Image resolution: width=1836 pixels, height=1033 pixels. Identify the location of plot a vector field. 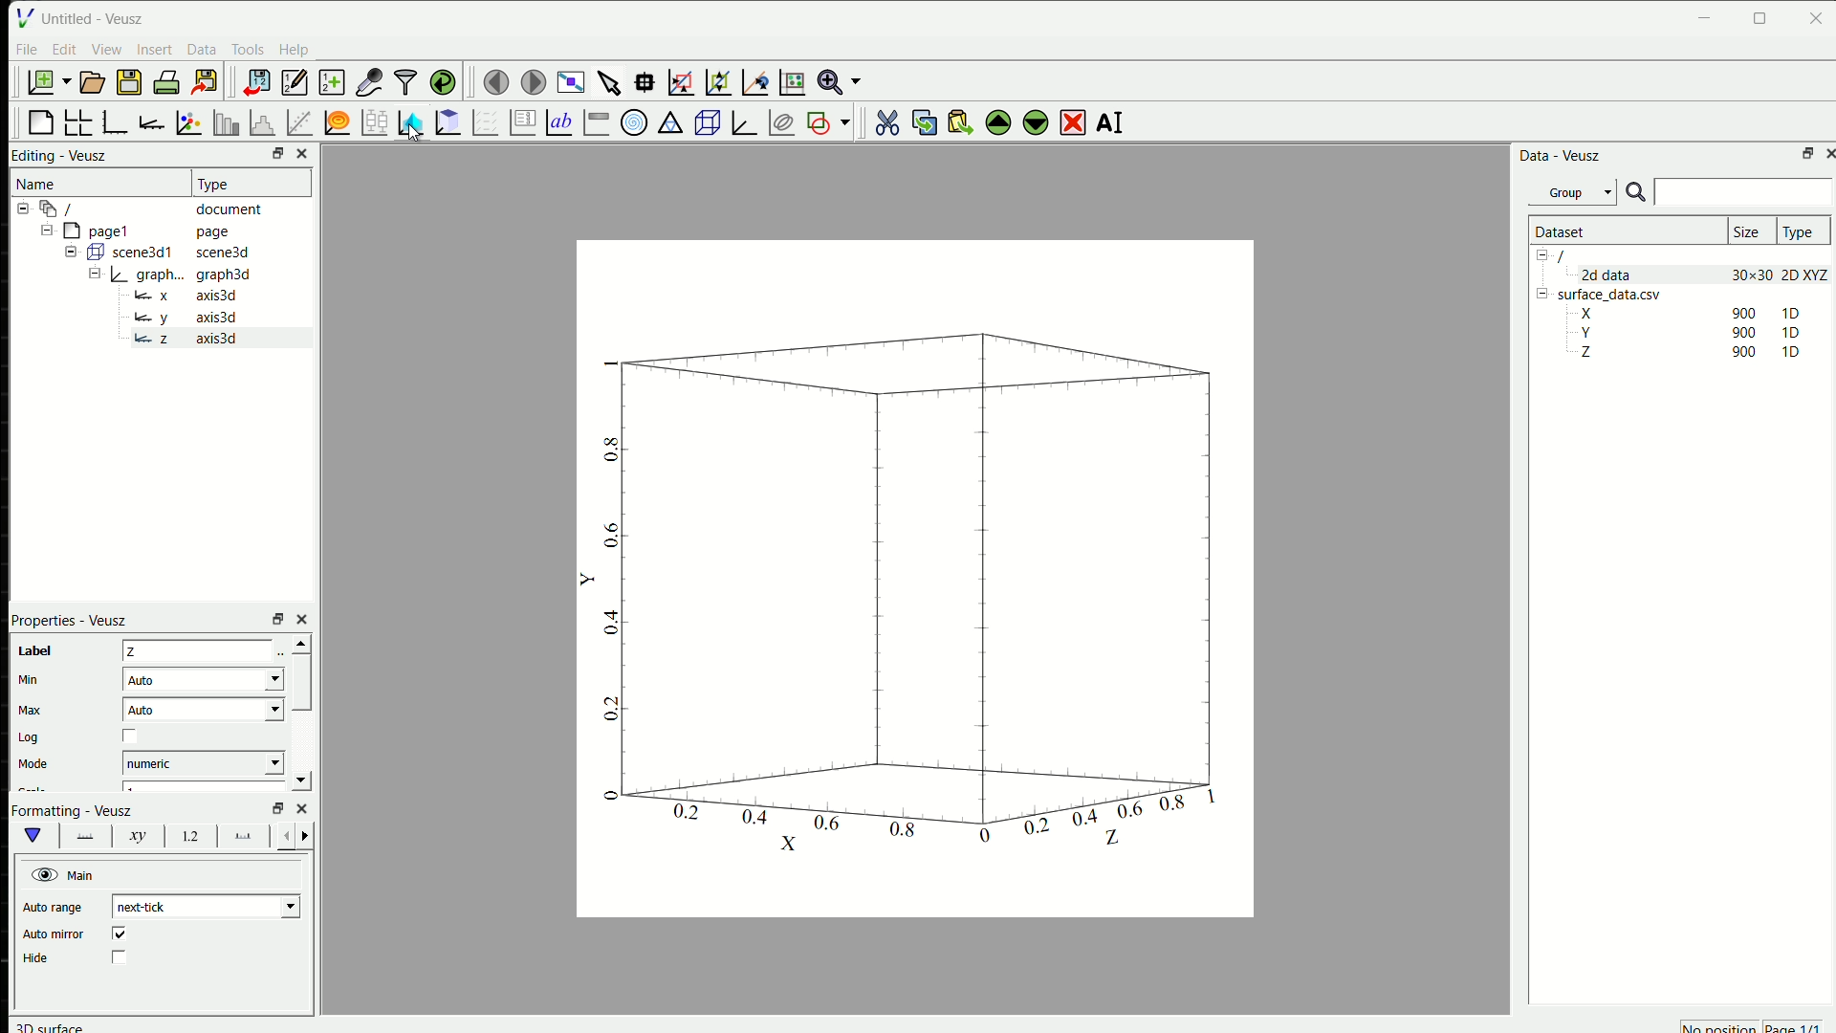
(486, 121).